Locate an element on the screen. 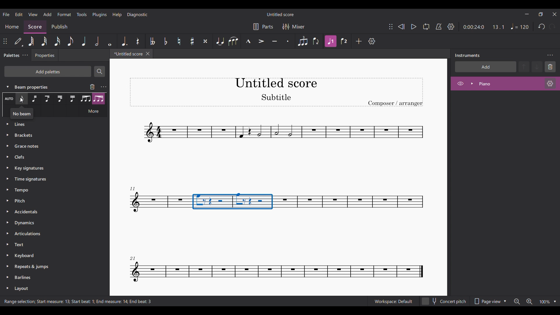  Beam properties is located at coordinates (36, 87).